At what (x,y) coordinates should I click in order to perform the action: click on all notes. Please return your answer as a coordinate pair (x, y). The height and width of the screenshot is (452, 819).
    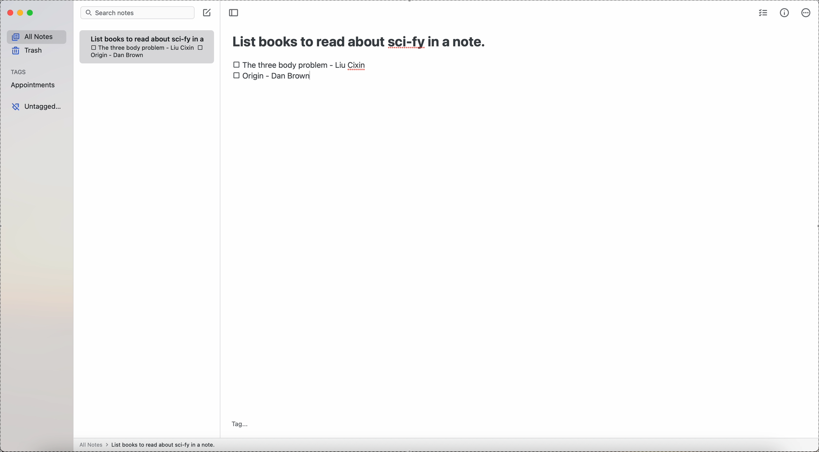
    Looking at the image, I should click on (35, 36).